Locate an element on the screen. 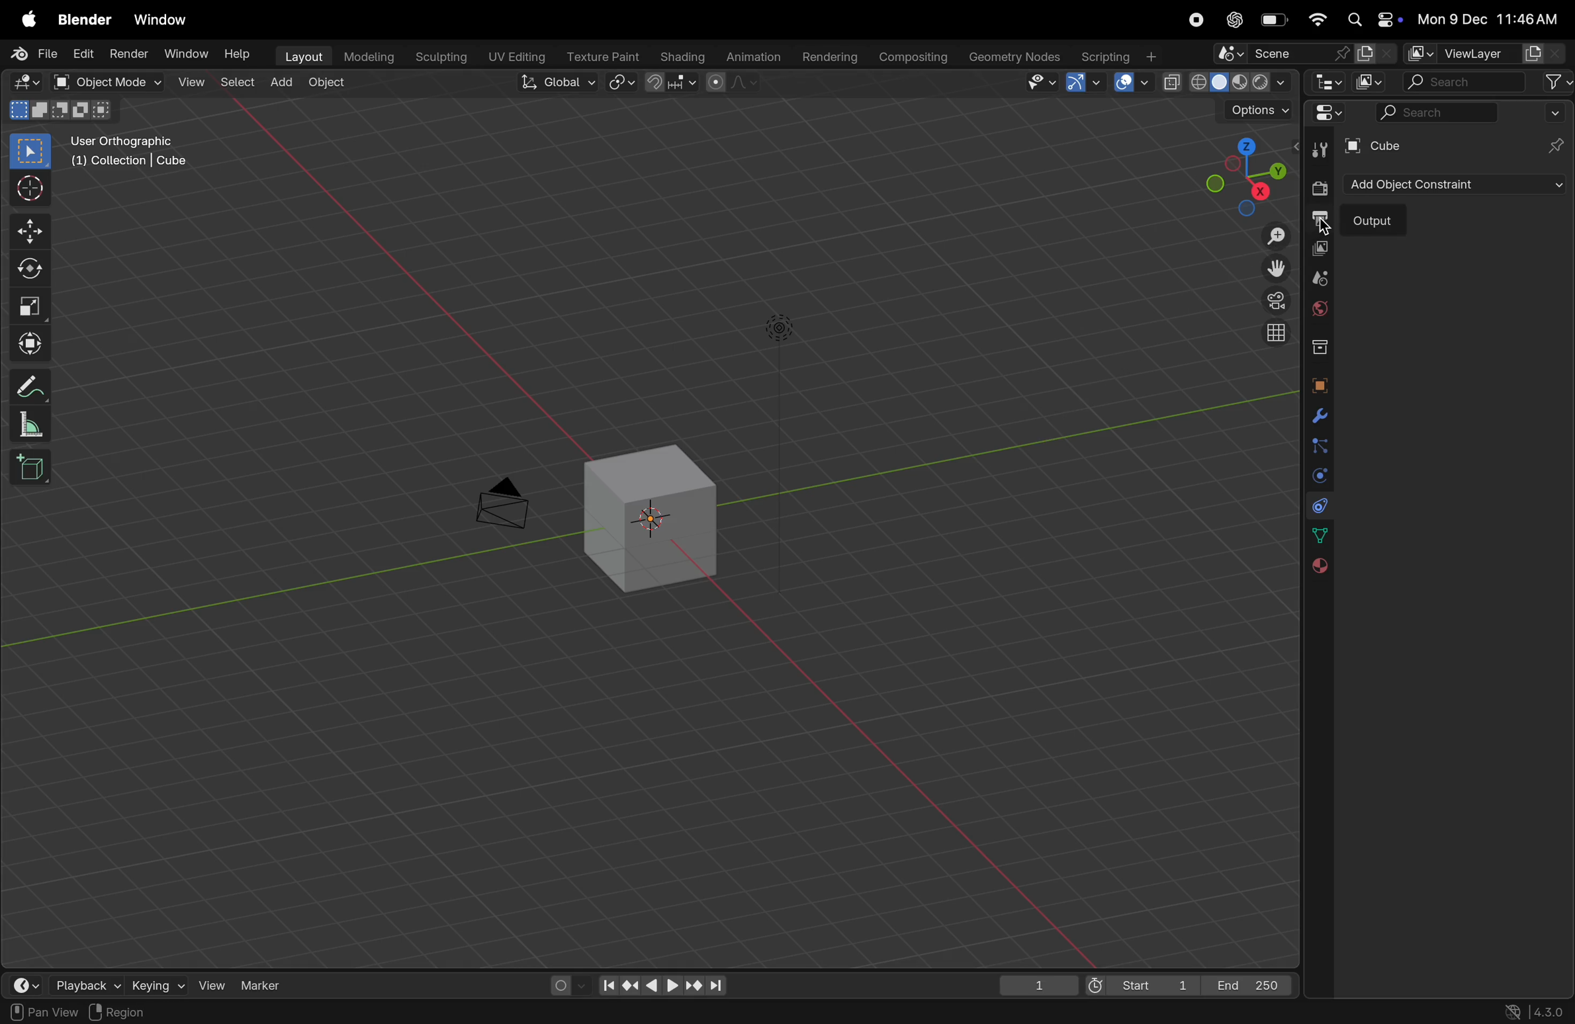 This screenshot has height=1024, width=1575. layout is located at coordinates (298, 56).